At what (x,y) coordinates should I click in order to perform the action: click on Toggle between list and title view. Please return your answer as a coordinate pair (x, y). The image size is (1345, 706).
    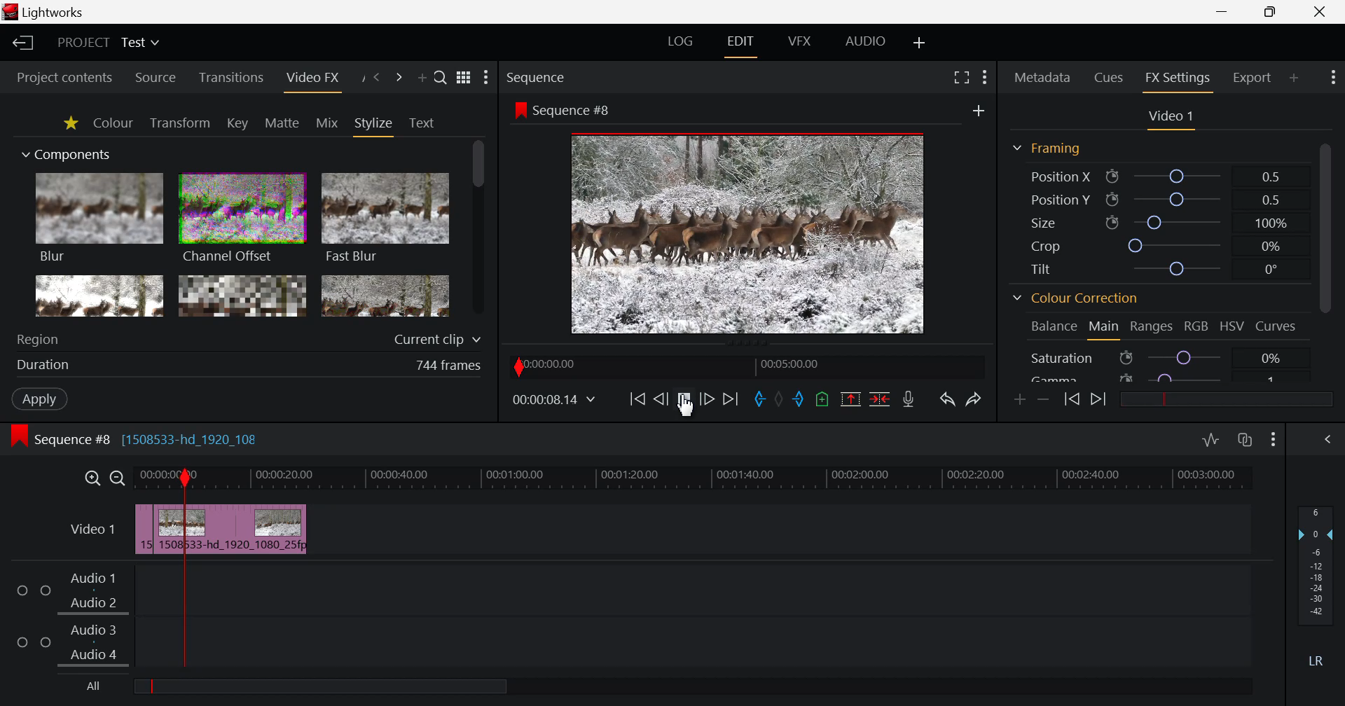
    Looking at the image, I should click on (463, 78).